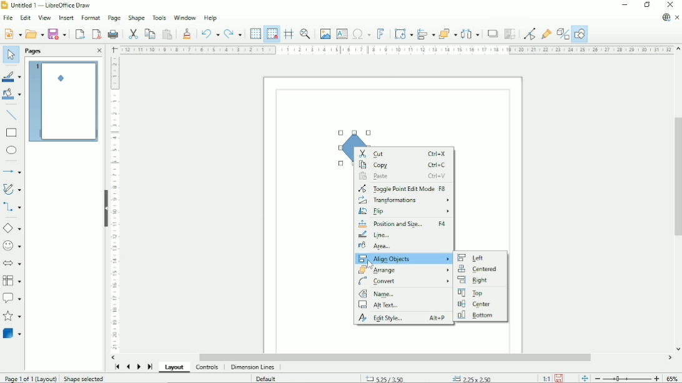  Describe the element at coordinates (95, 34) in the screenshot. I see `Export directly as PDF` at that location.